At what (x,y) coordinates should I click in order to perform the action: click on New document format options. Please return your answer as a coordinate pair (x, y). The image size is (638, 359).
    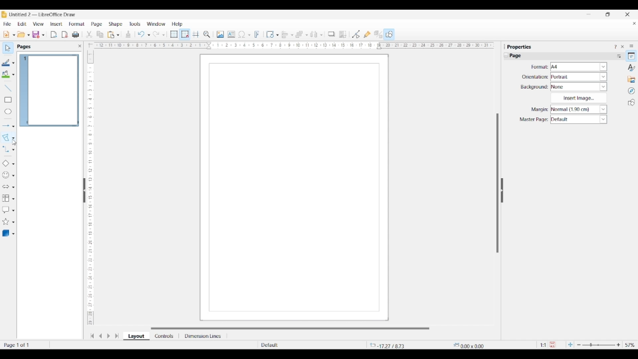
    Looking at the image, I should click on (14, 35).